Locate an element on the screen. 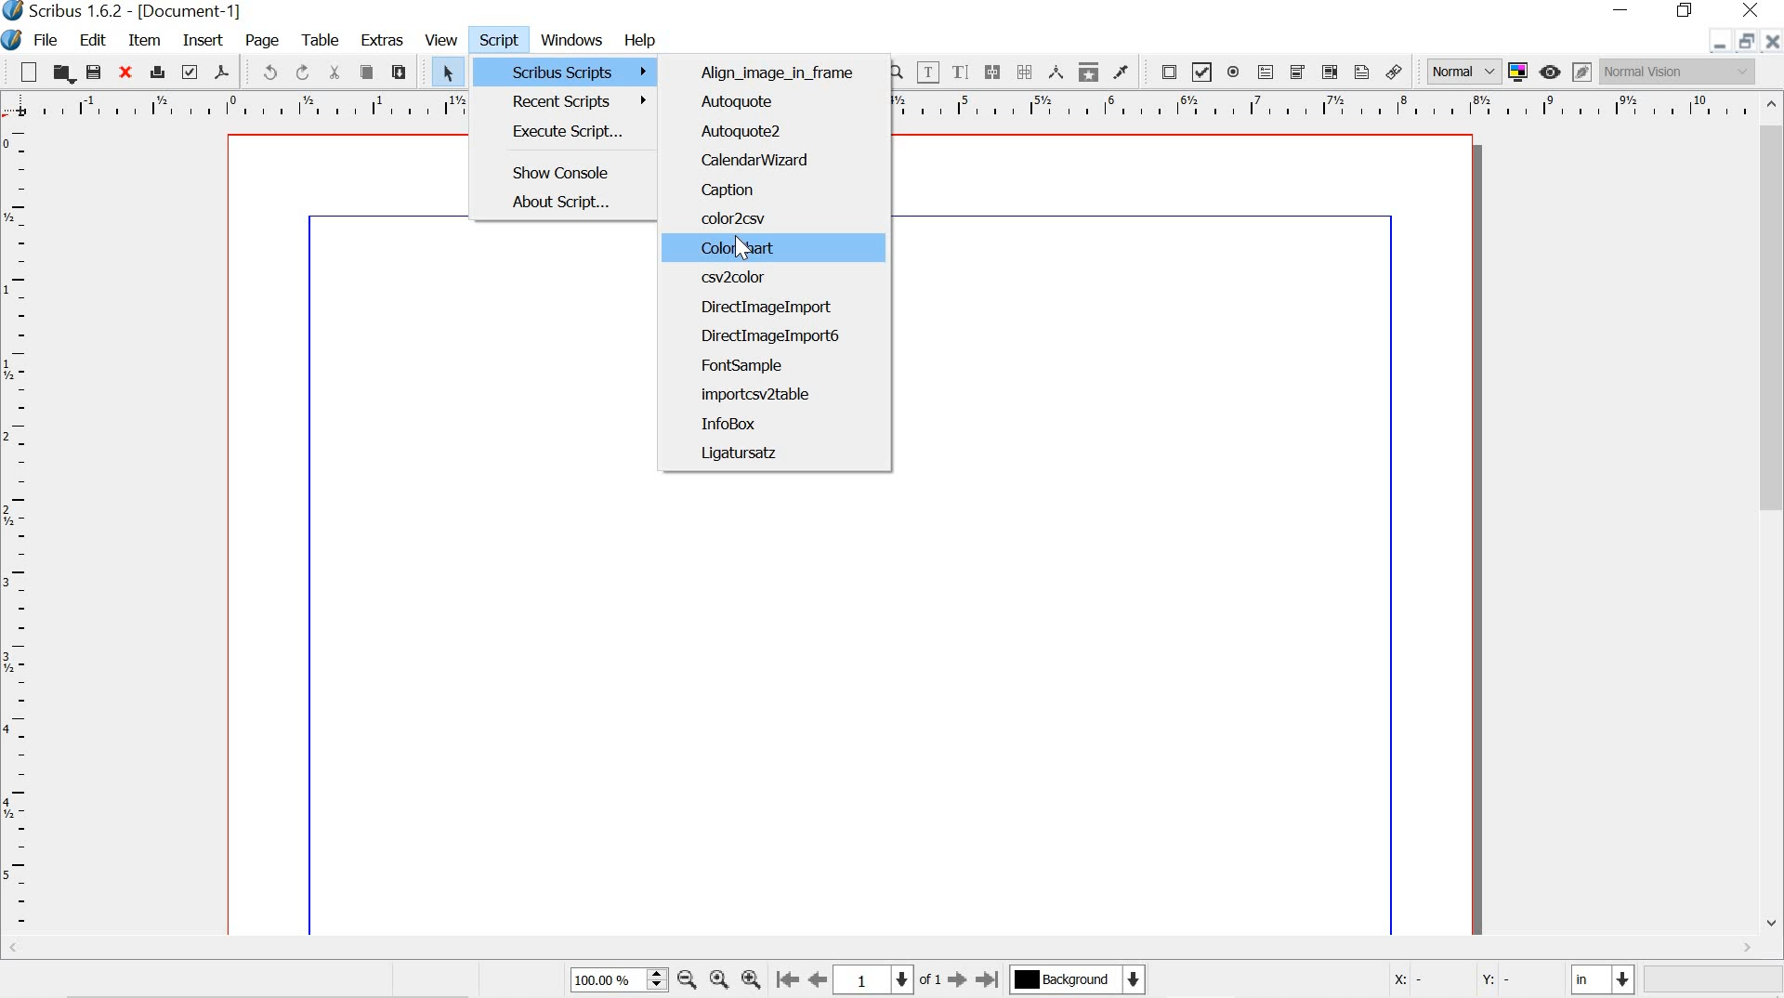 Image resolution: width=1784 pixels, height=998 pixels. 100% is located at coordinates (615, 978).